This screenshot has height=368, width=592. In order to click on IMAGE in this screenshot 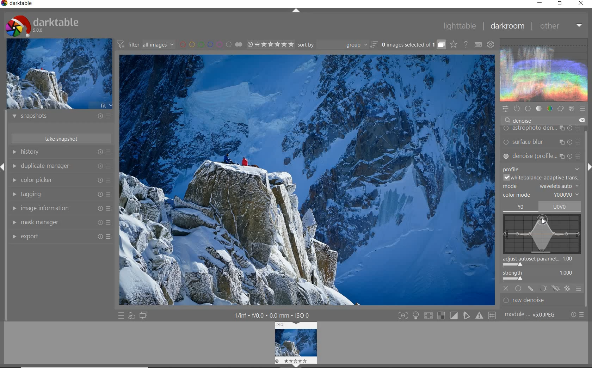, I will do `click(297, 344)`.